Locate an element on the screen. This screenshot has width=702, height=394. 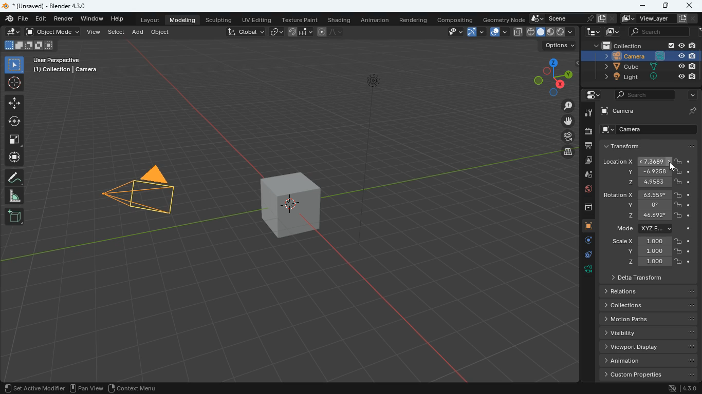
sculpting is located at coordinates (219, 20).